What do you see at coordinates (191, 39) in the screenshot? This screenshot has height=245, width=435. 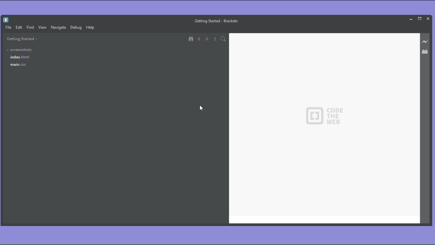 I see `Show in file tree` at bounding box center [191, 39].